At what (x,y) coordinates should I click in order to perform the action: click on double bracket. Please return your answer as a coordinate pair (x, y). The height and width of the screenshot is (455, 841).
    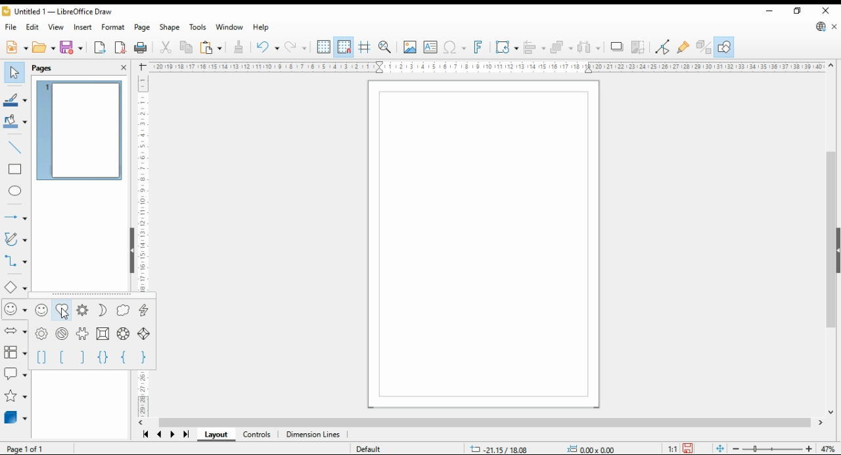
    Looking at the image, I should click on (41, 359).